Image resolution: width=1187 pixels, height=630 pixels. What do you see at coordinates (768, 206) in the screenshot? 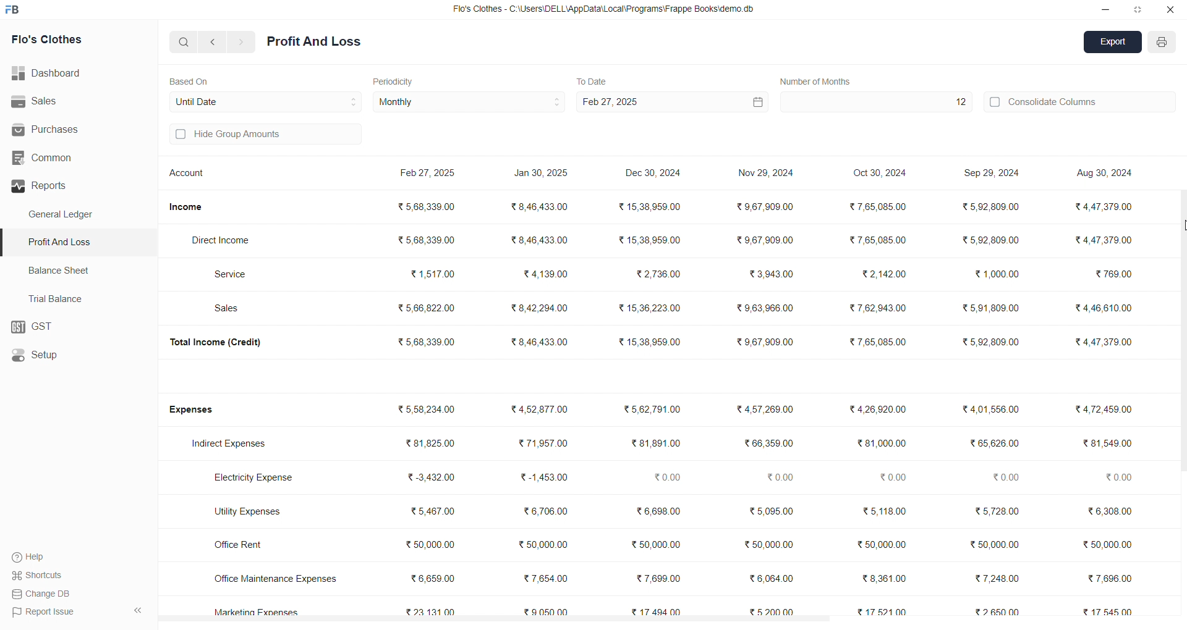
I see `₹9,67,909.00` at bounding box center [768, 206].